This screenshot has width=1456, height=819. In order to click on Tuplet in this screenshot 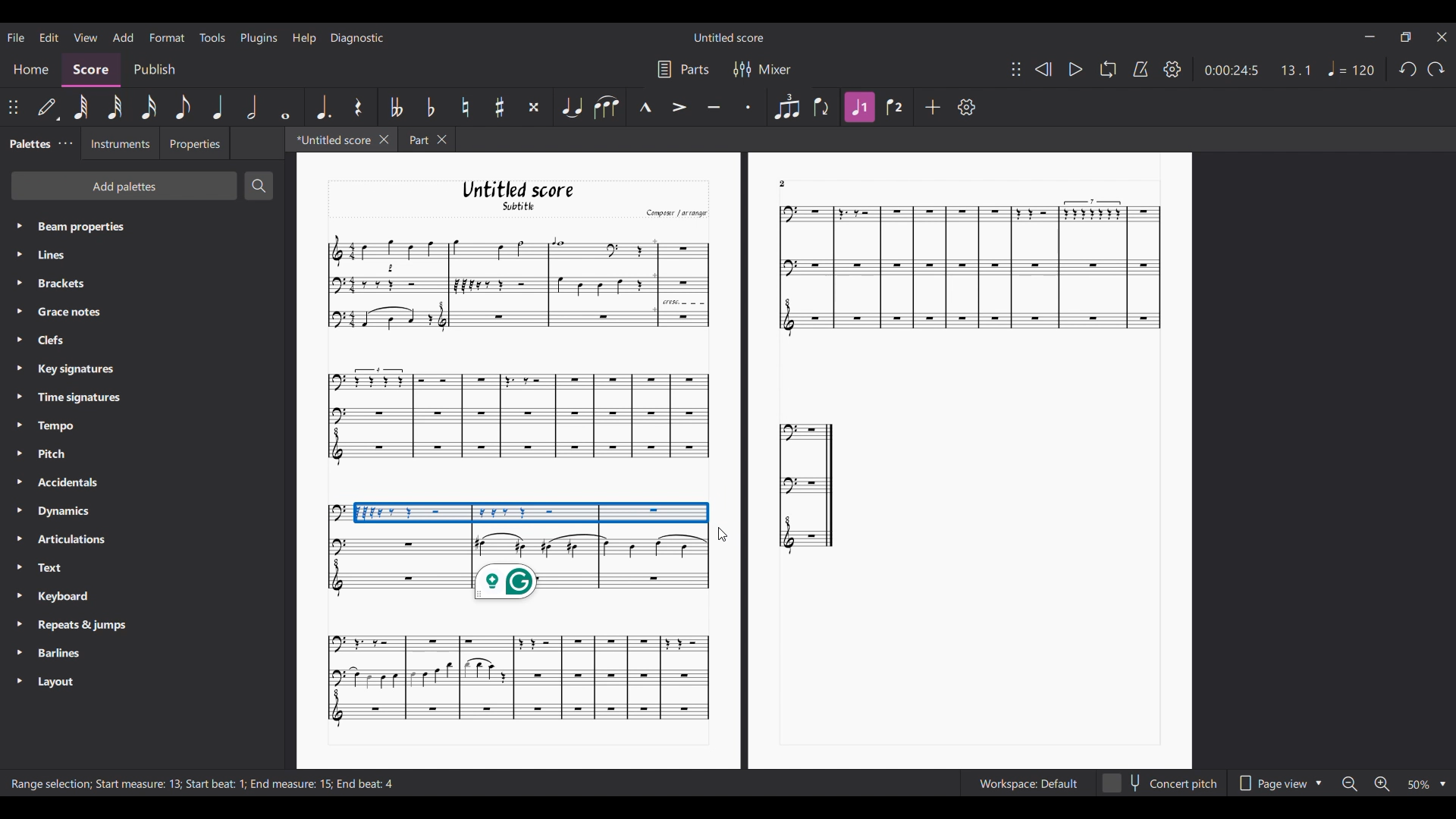, I will do `click(786, 106)`.